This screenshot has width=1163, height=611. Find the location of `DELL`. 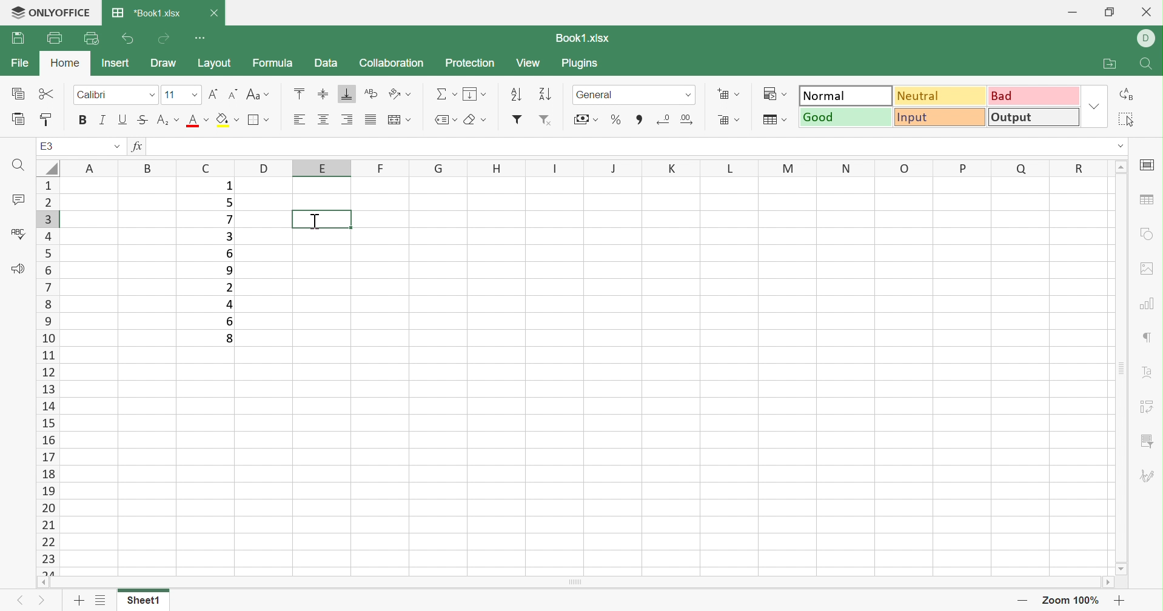

DELL is located at coordinates (1147, 38).